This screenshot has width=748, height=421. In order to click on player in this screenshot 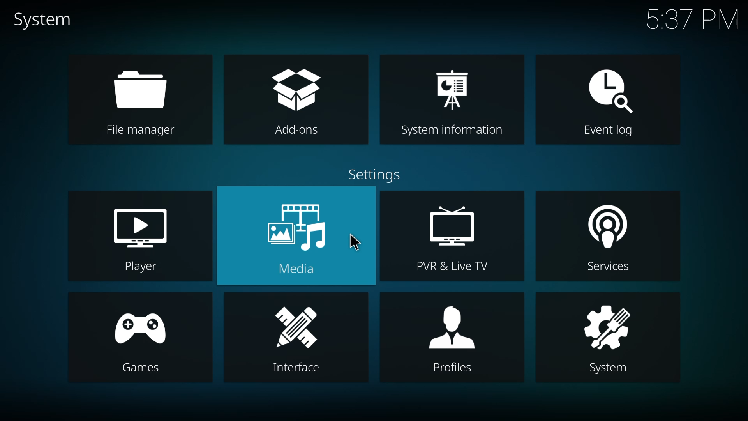, I will do `click(138, 224)`.